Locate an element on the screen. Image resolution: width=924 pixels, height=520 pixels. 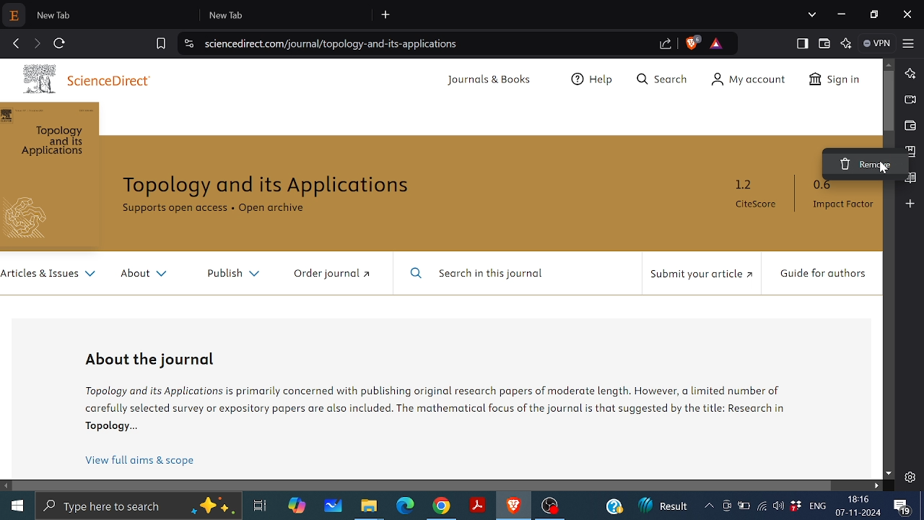
Chrome is located at coordinates (441, 508).